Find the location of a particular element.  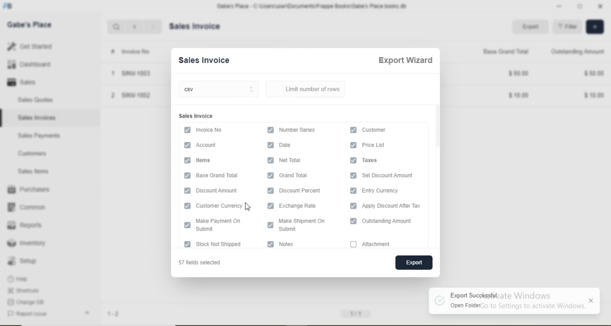

Change DB is located at coordinates (28, 302).